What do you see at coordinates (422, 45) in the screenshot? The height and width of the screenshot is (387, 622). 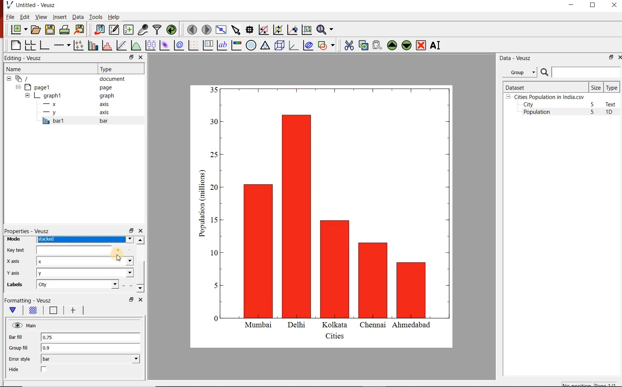 I see `remove the selected widgets` at bounding box center [422, 45].